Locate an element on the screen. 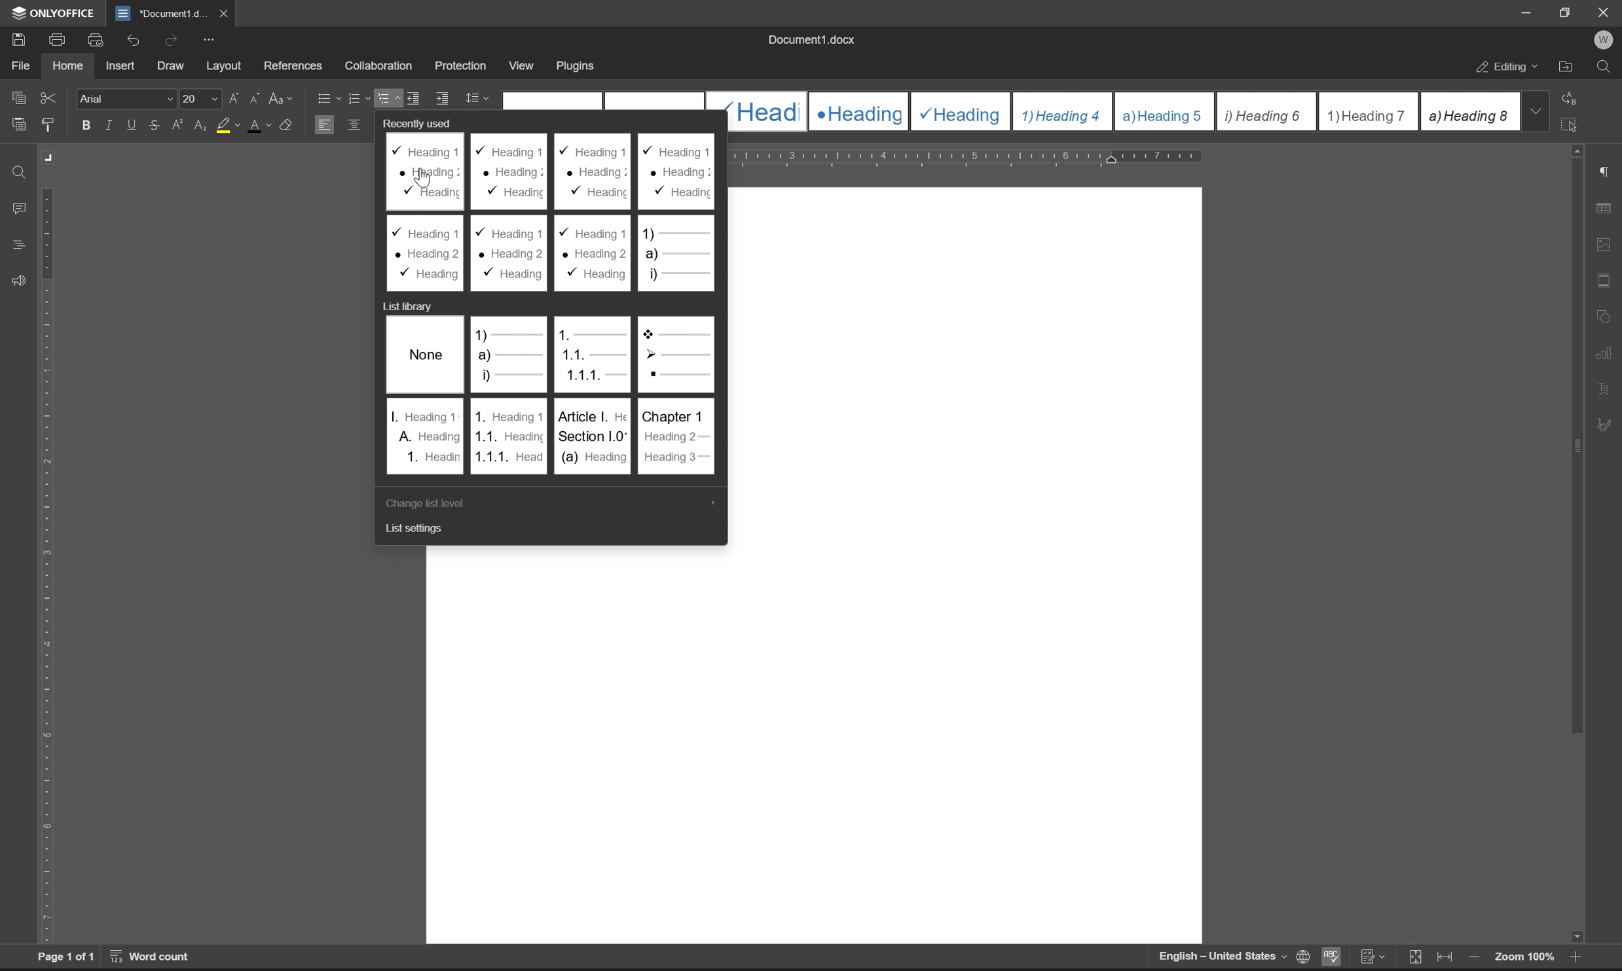 The height and width of the screenshot is (971, 1622). Heading 3 is located at coordinates (961, 112).